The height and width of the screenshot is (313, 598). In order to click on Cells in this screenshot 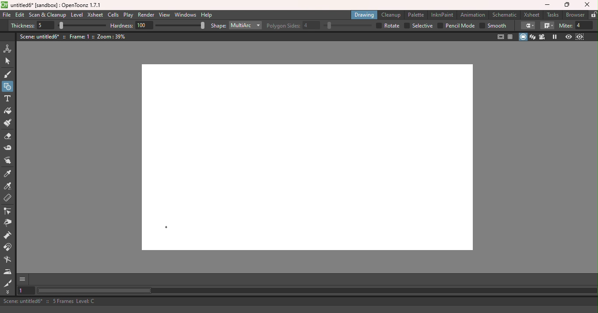, I will do `click(113, 15)`.